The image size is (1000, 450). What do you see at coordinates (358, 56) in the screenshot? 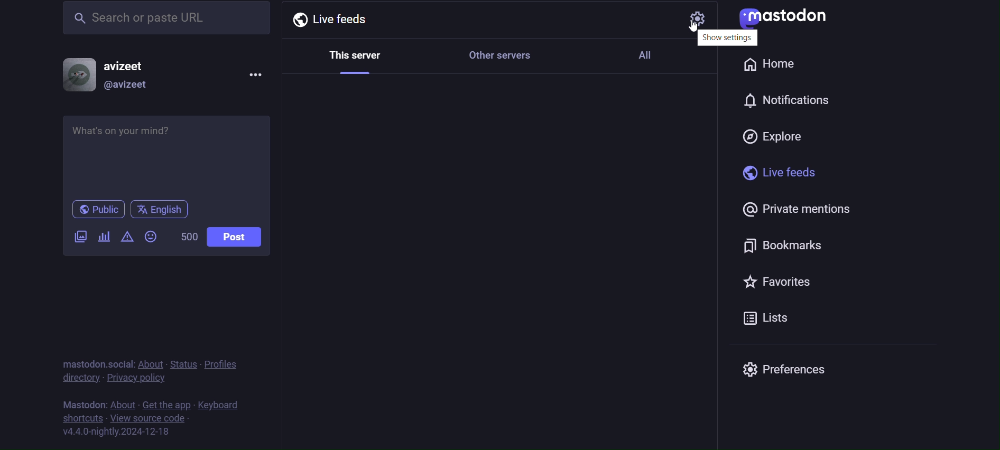
I see `This server` at bounding box center [358, 56].